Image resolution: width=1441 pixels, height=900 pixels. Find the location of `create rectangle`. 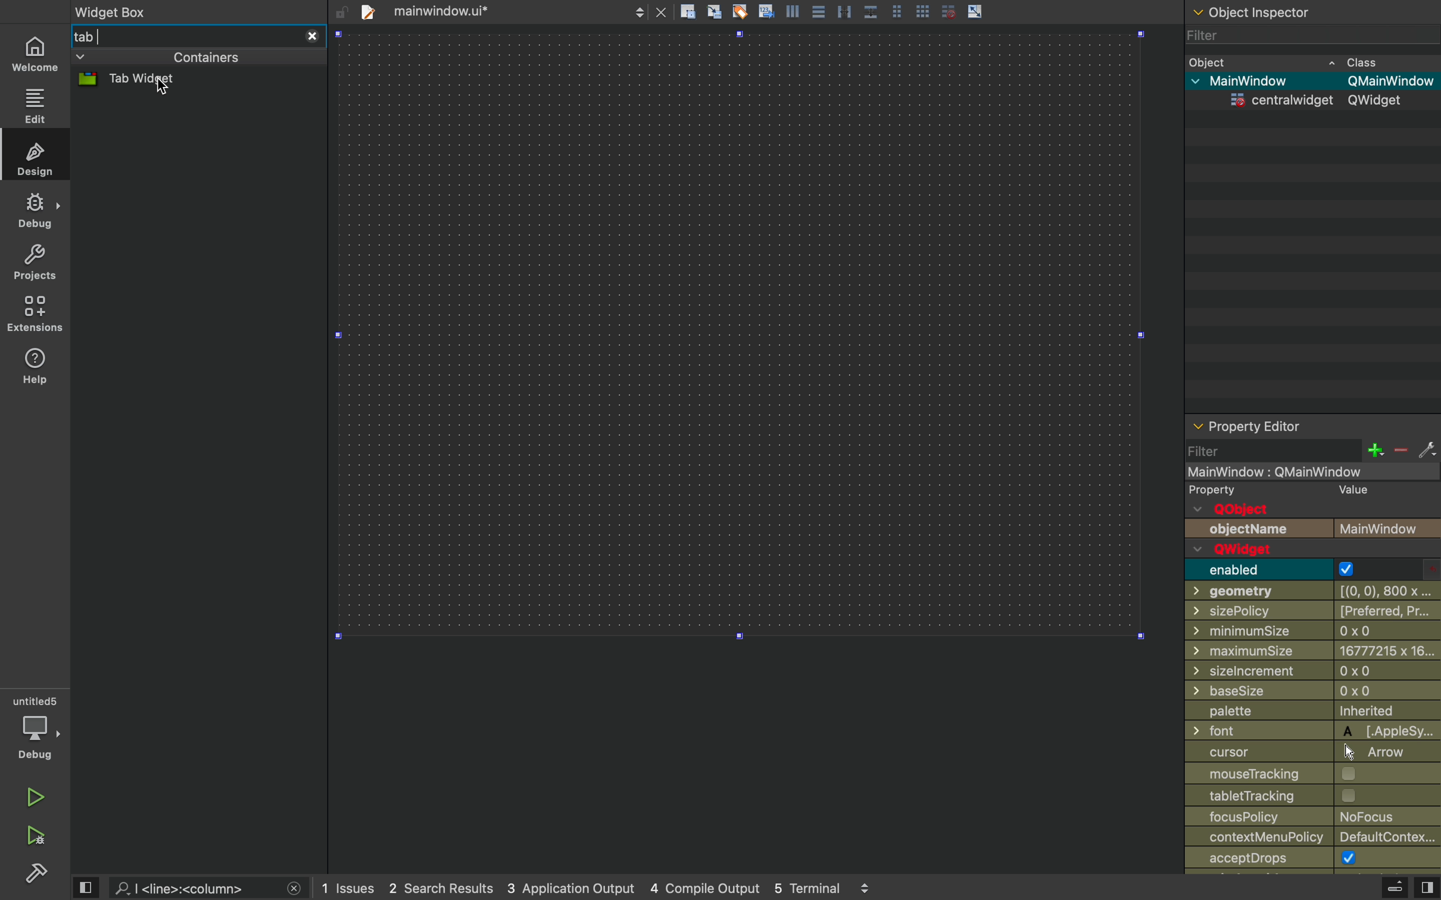

create rectangle is located at coordinates (688, 11).